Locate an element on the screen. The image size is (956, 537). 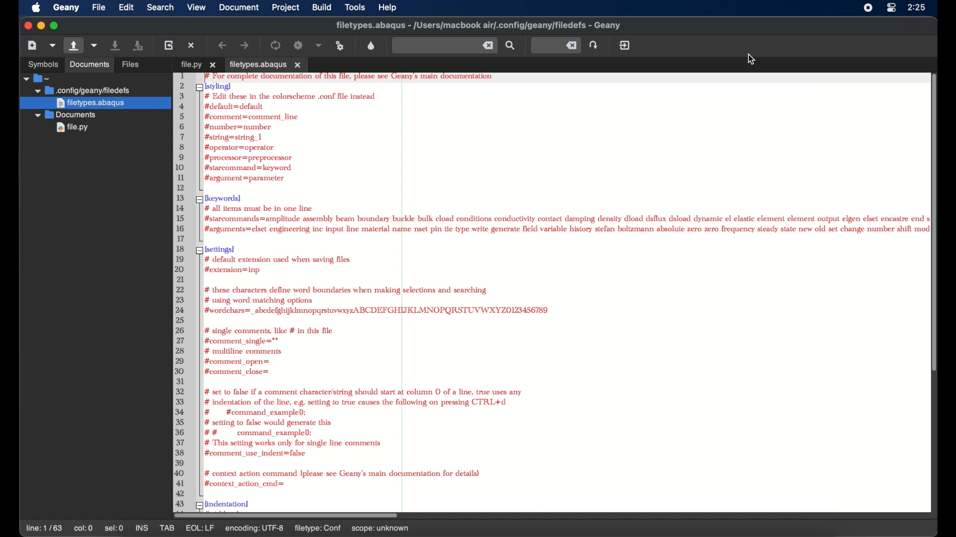
color looser dialog is located at coordinates (371, 45).